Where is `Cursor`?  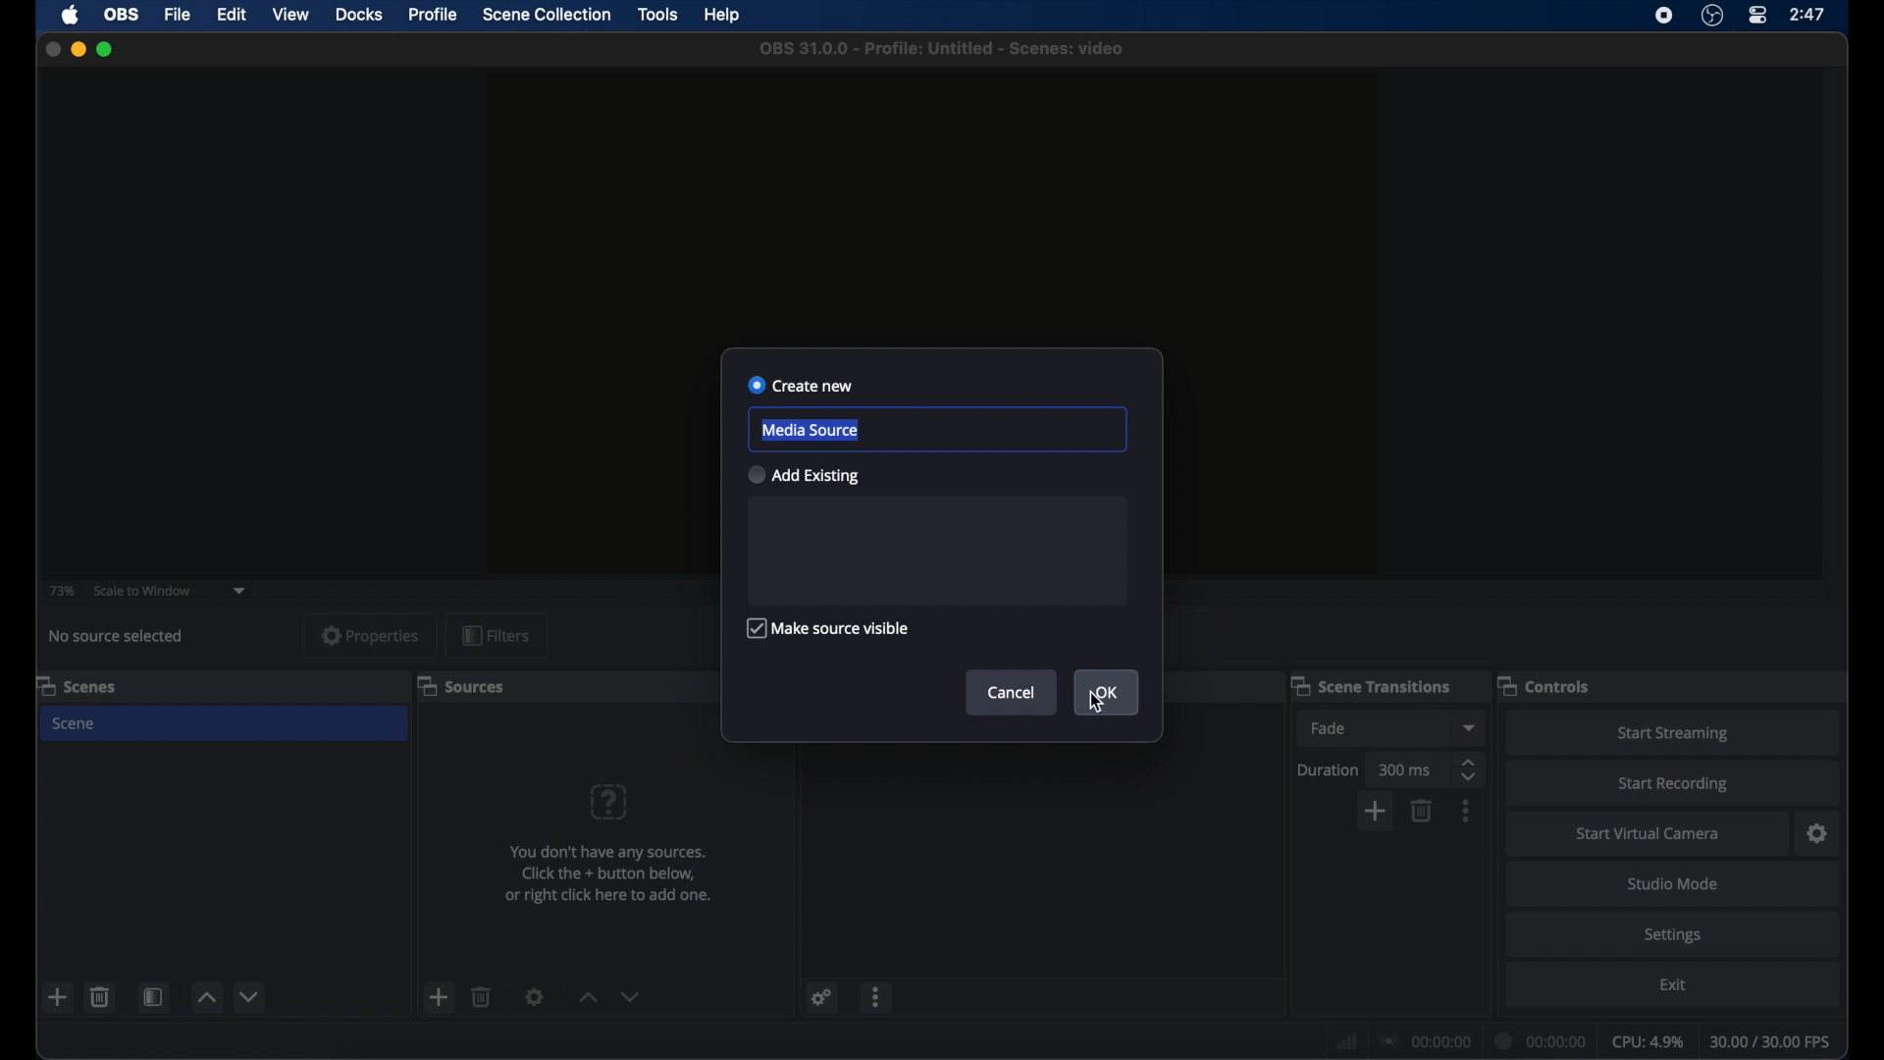
Cursor is located at coordinates (1098, 708).